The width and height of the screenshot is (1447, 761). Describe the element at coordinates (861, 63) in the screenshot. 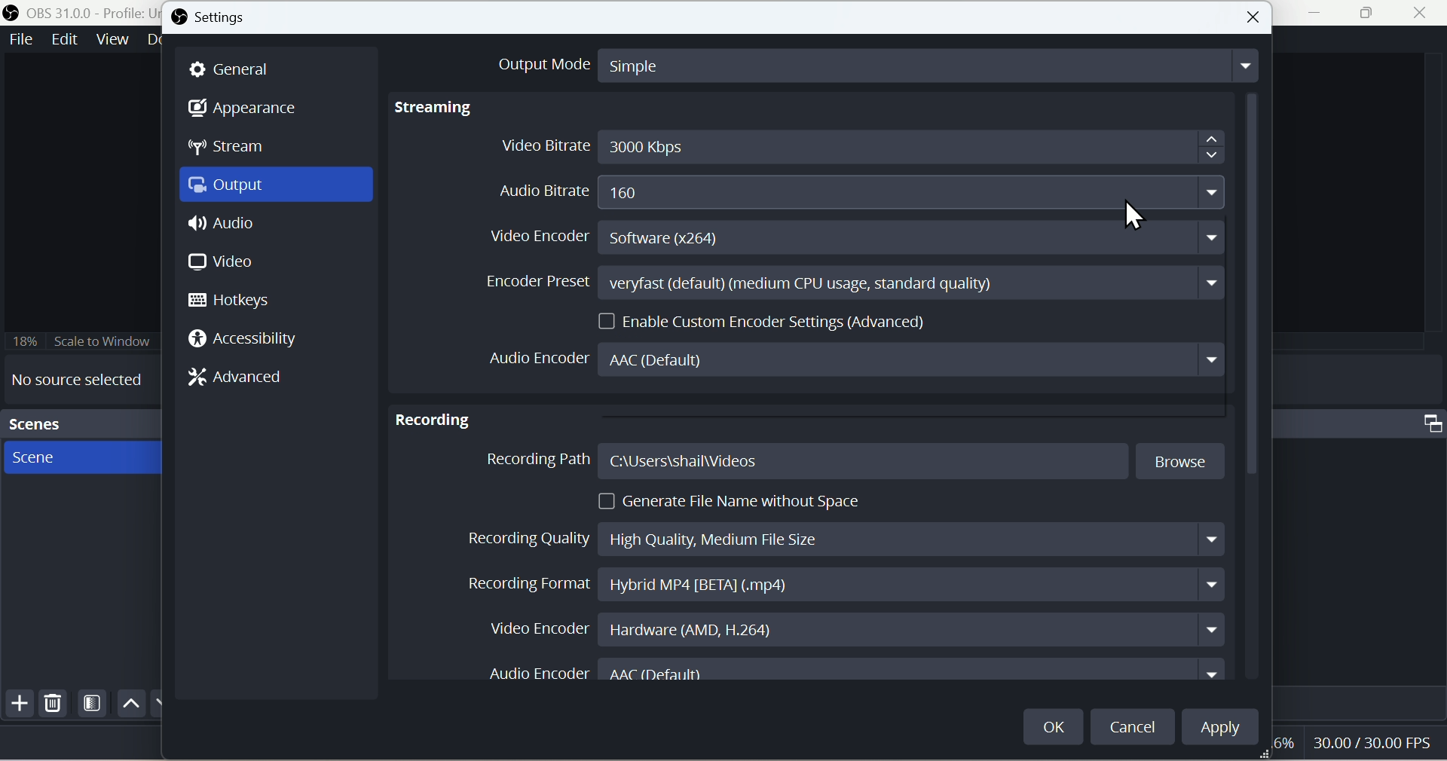

I see `Output Mode` at that location.